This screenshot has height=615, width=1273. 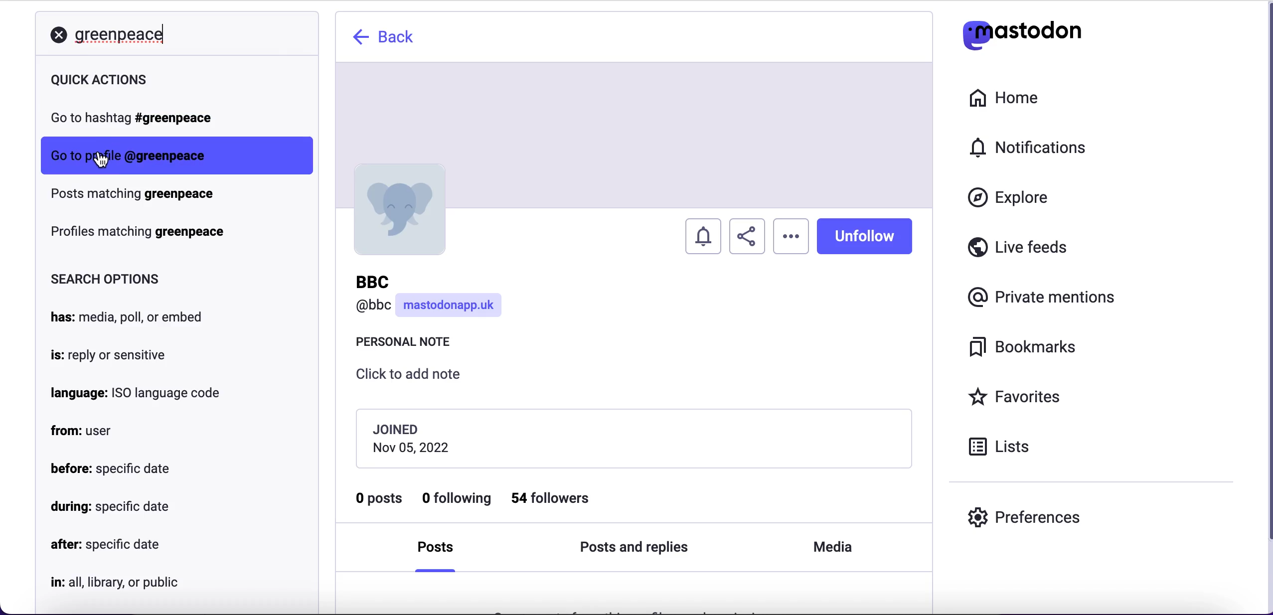 What do you see at coordinates (559, 498) in the screenshot?
I see `54 followers` at bounding box center [559, 498].